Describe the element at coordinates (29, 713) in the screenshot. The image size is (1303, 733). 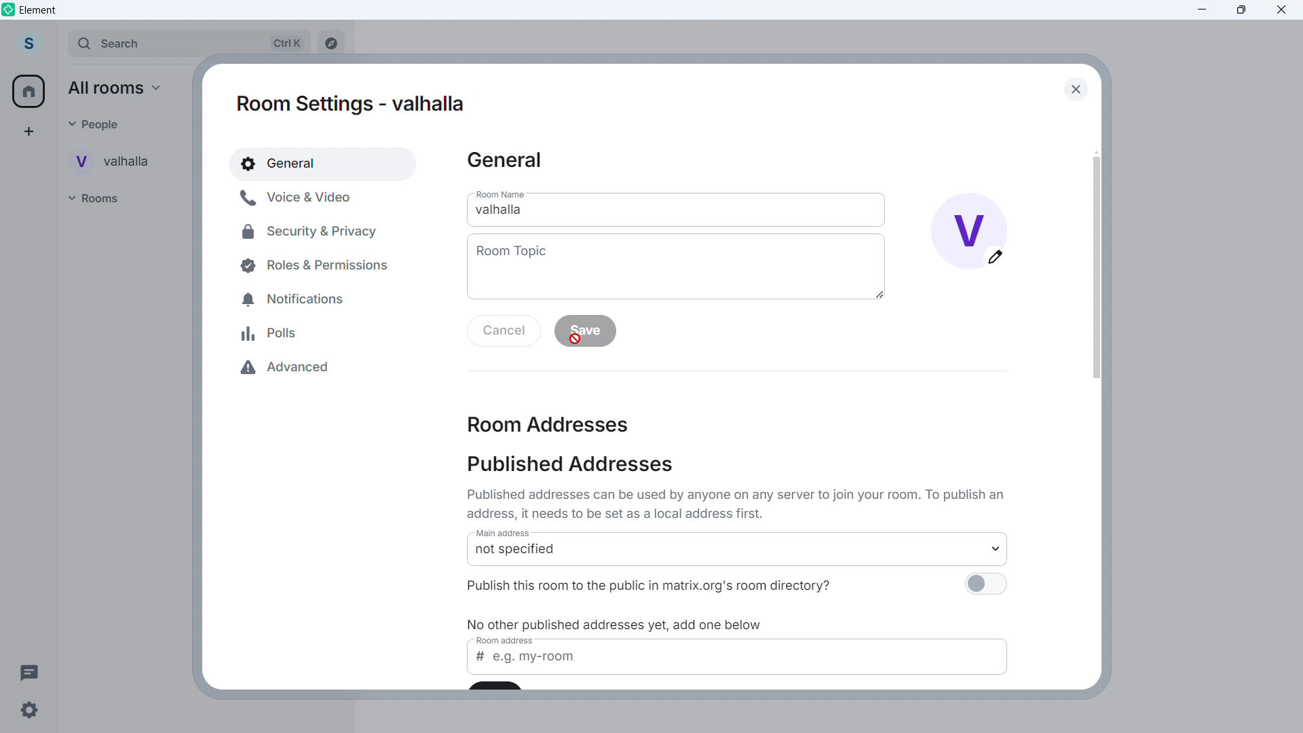
I see `Settings ` at that location.